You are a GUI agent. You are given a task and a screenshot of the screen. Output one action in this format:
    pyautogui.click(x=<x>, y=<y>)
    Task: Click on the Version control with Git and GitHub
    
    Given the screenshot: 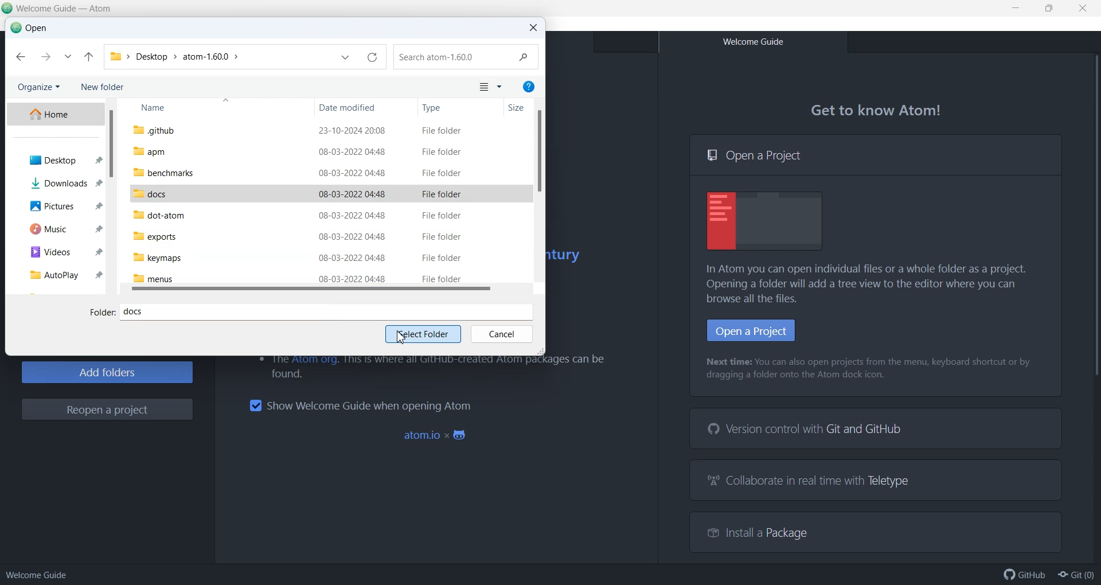 What is the action you would take?
    pyautogui.click(x=807, y=429)
    